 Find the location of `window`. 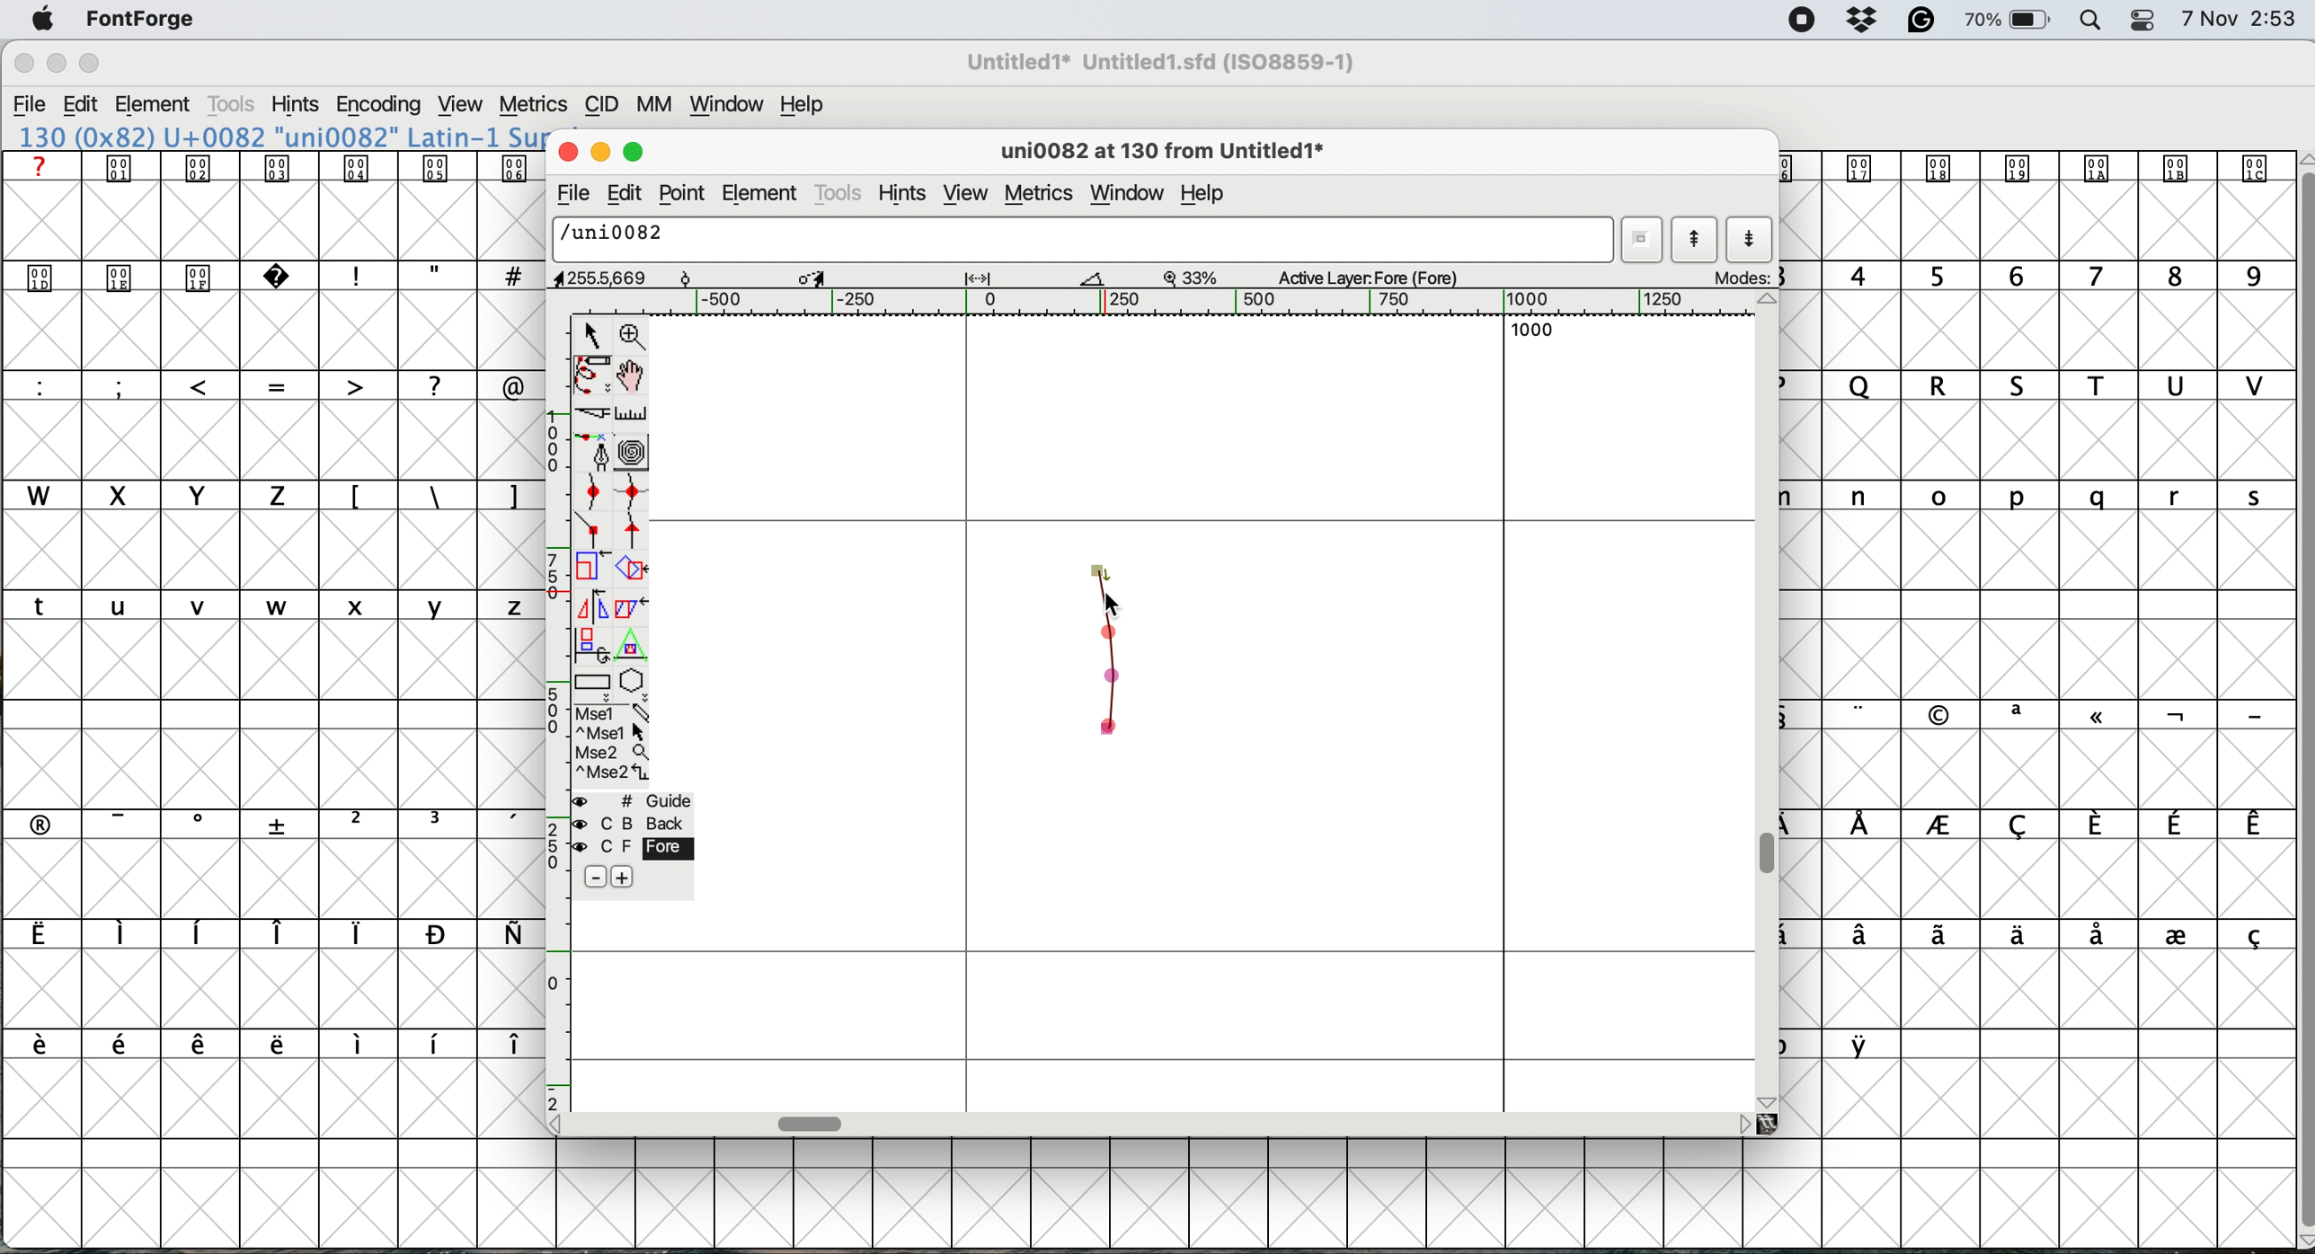

window is located at coordinates (732, 107).